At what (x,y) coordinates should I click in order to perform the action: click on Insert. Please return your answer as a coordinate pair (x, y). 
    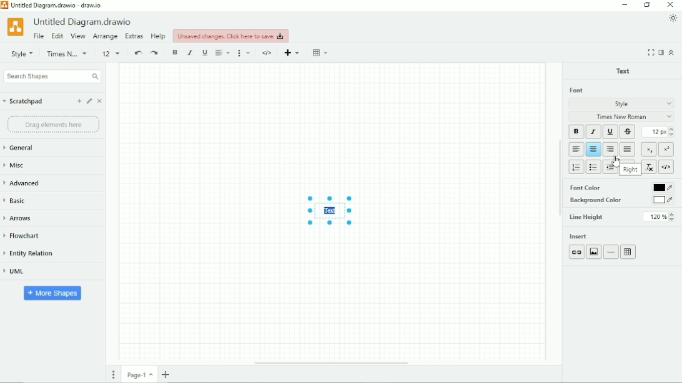
    Looking at the image, I should click on (291, 52).